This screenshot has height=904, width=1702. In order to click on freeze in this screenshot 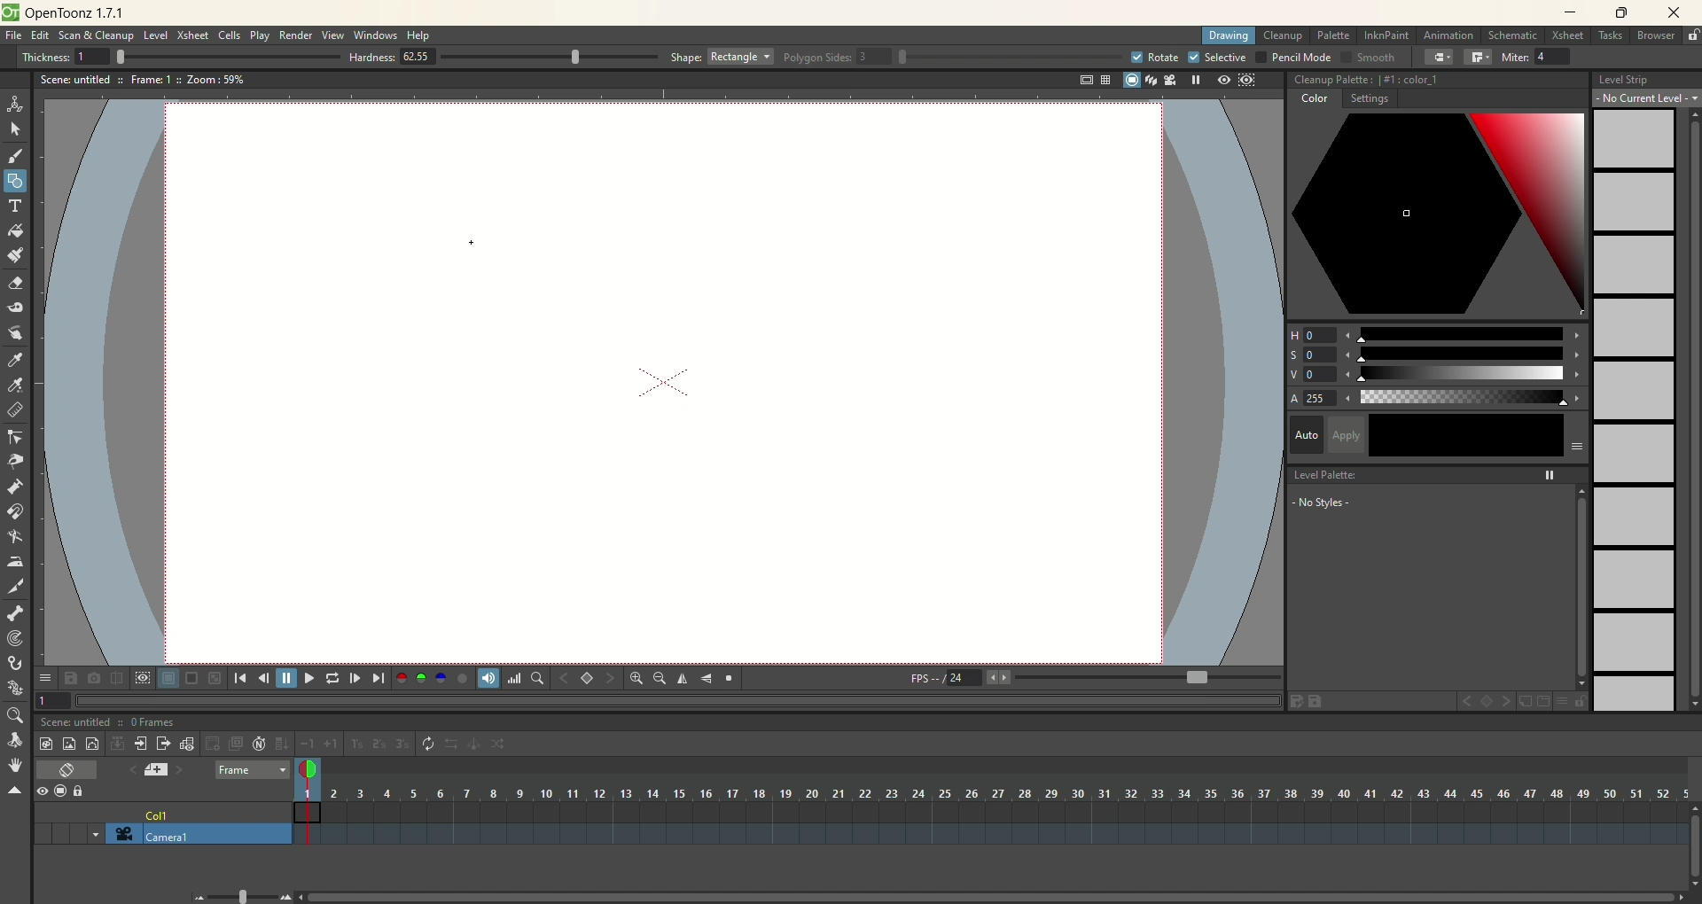, I will do `click(1192, 80)`.